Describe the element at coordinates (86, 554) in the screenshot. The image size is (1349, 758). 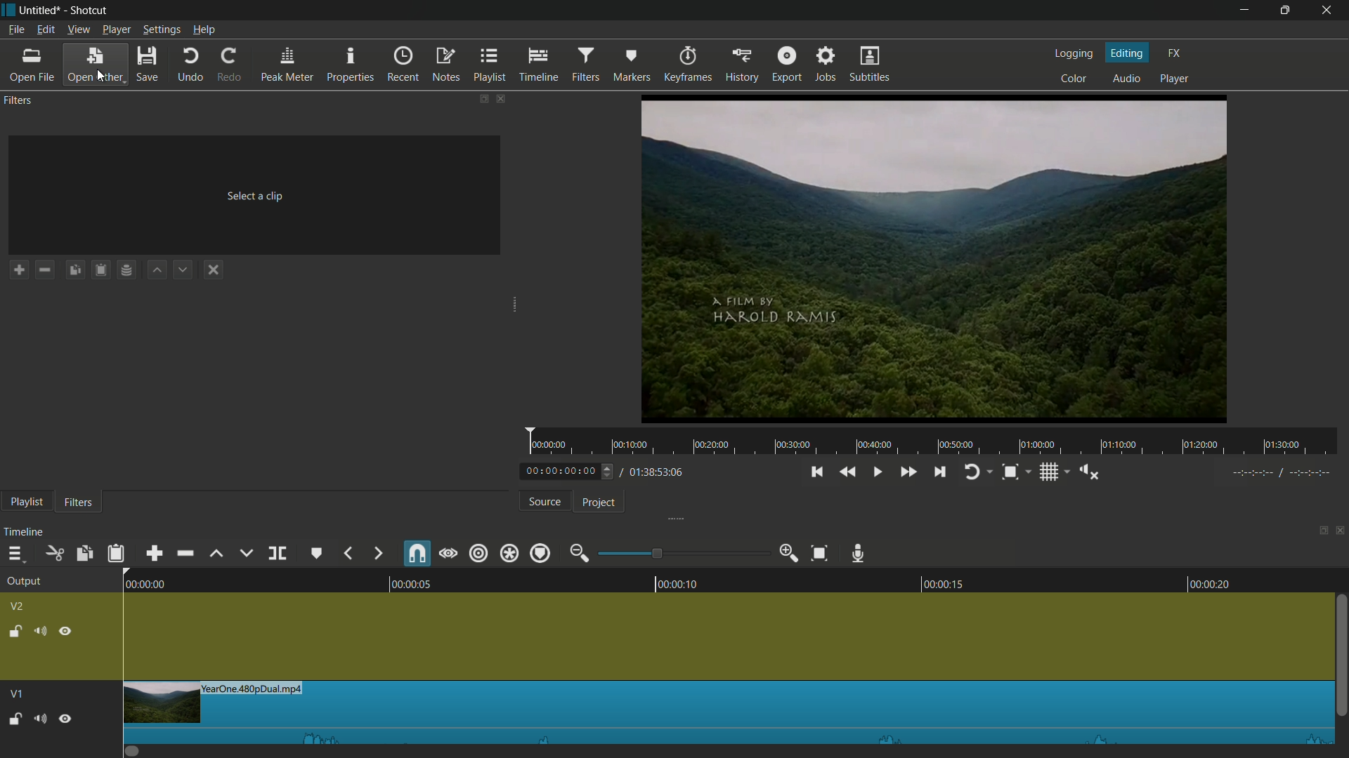
I see `copy` at that location.